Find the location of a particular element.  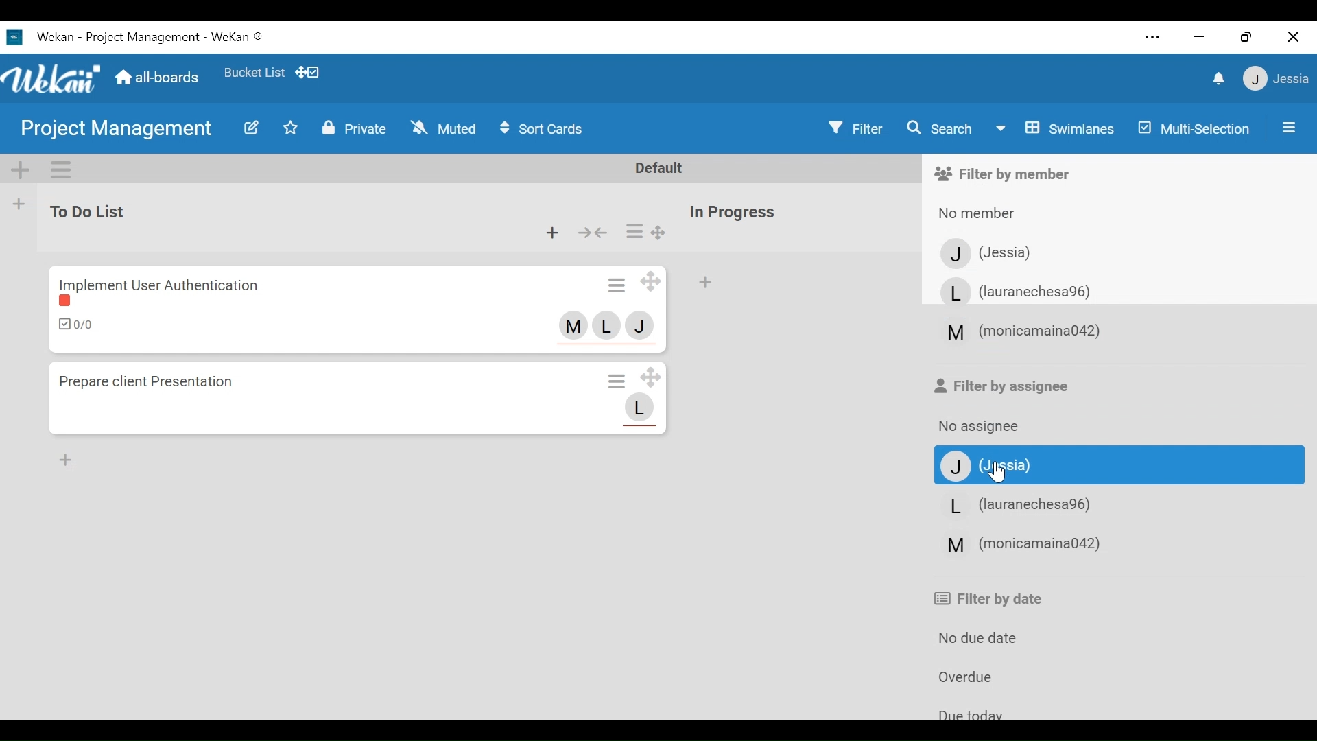

Open/Close Sidepane is located at coordinates (1288, 126).